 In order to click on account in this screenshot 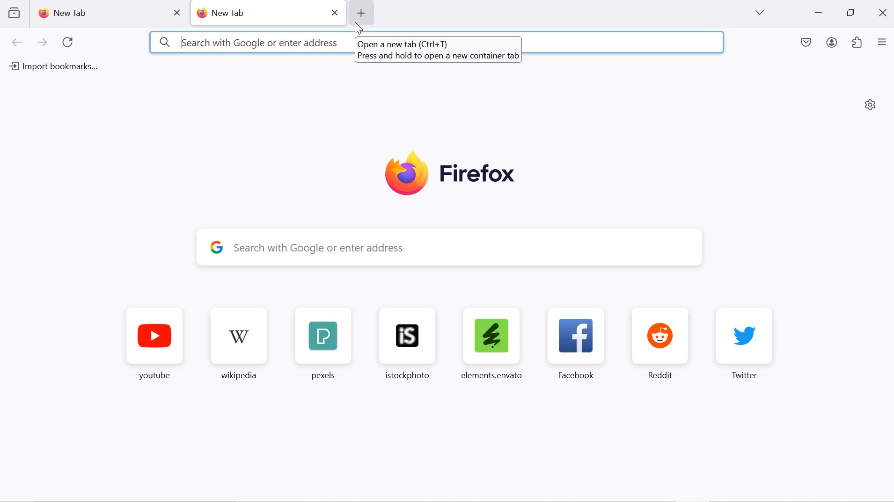, I will do `click(833, 44)`.